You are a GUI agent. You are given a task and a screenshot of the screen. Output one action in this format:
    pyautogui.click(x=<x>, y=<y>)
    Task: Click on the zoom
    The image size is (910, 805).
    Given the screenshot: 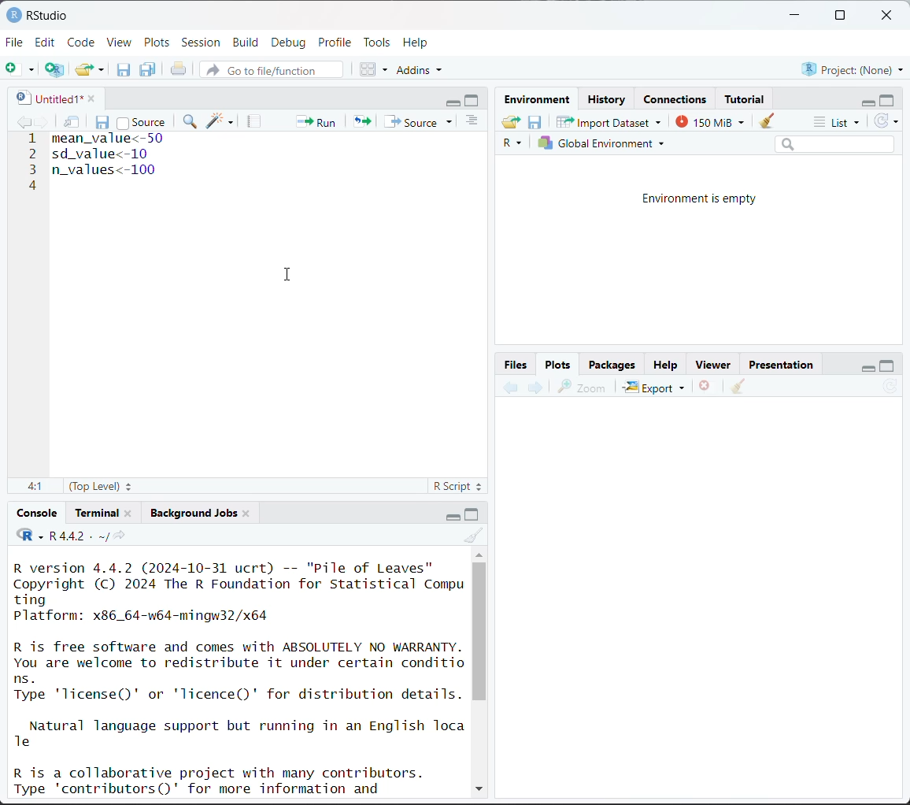 What is the action you would take?
    pyautogui.click(x=582, y=387)
    